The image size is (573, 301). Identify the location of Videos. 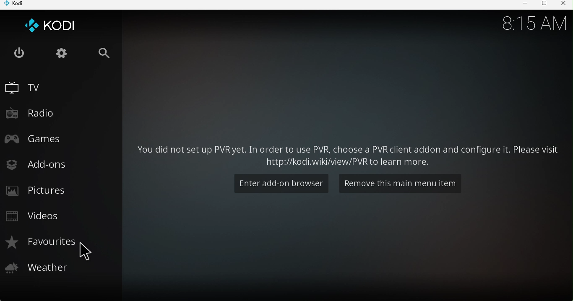
(53, 218).